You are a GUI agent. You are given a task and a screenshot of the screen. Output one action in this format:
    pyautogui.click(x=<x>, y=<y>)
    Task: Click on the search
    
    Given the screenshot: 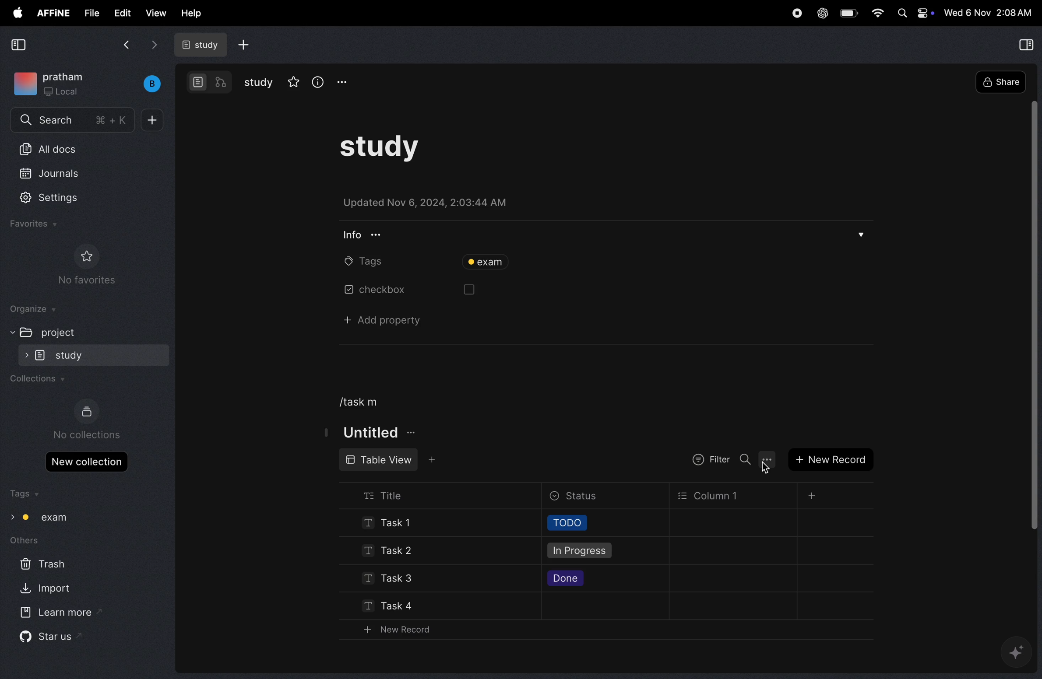 What is the action you would take?
    pyautogui.click(x=744, y=459)
    